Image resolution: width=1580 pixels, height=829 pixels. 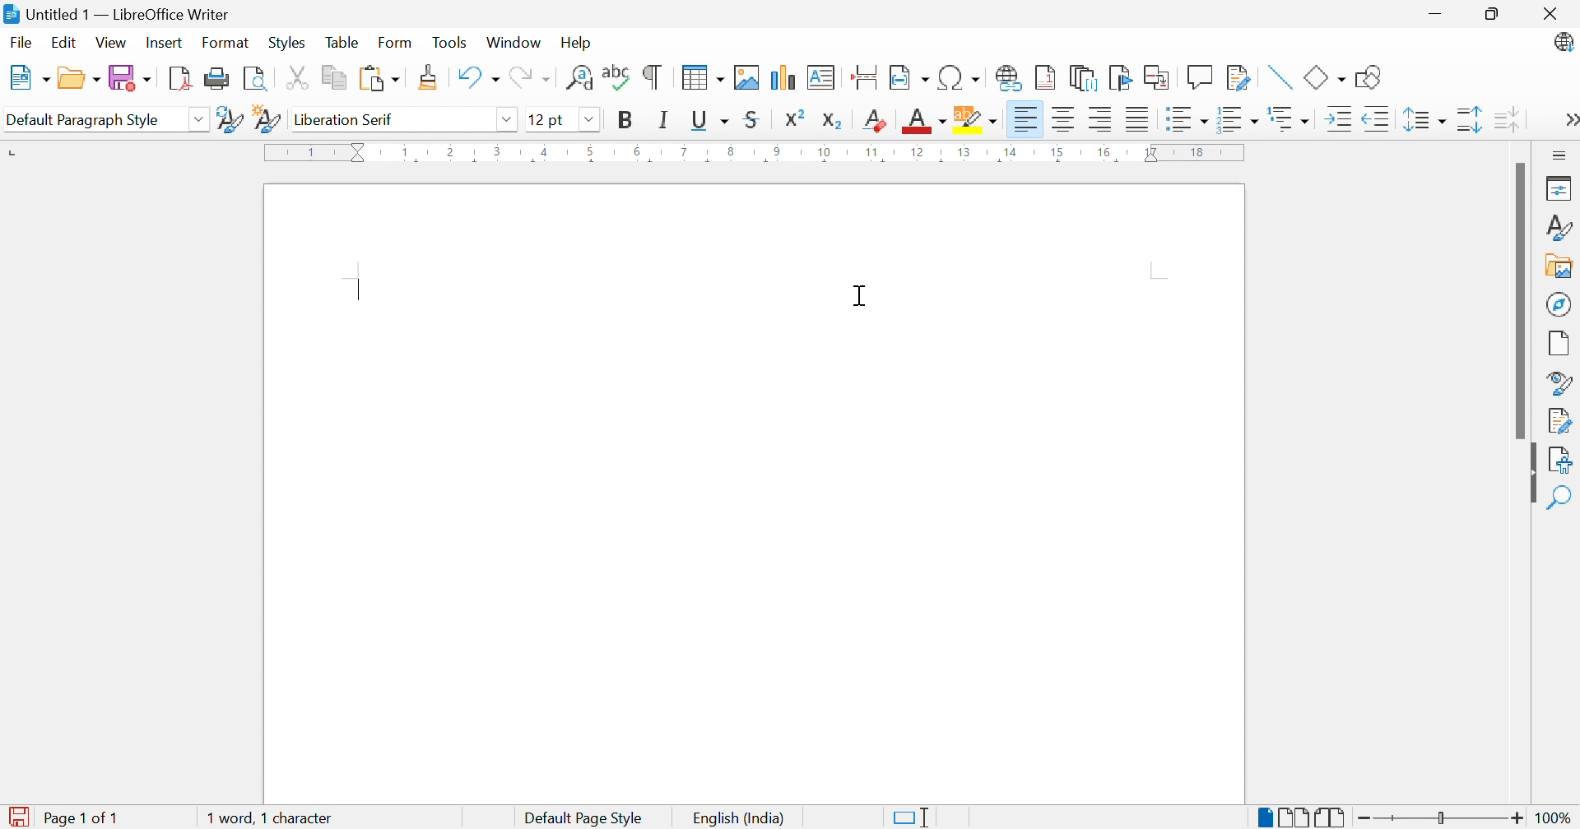 What do you see at coordinates (876, 122) in the screenshot?
I see `Clear Direct Formatting` at bounding box center [876, 122].